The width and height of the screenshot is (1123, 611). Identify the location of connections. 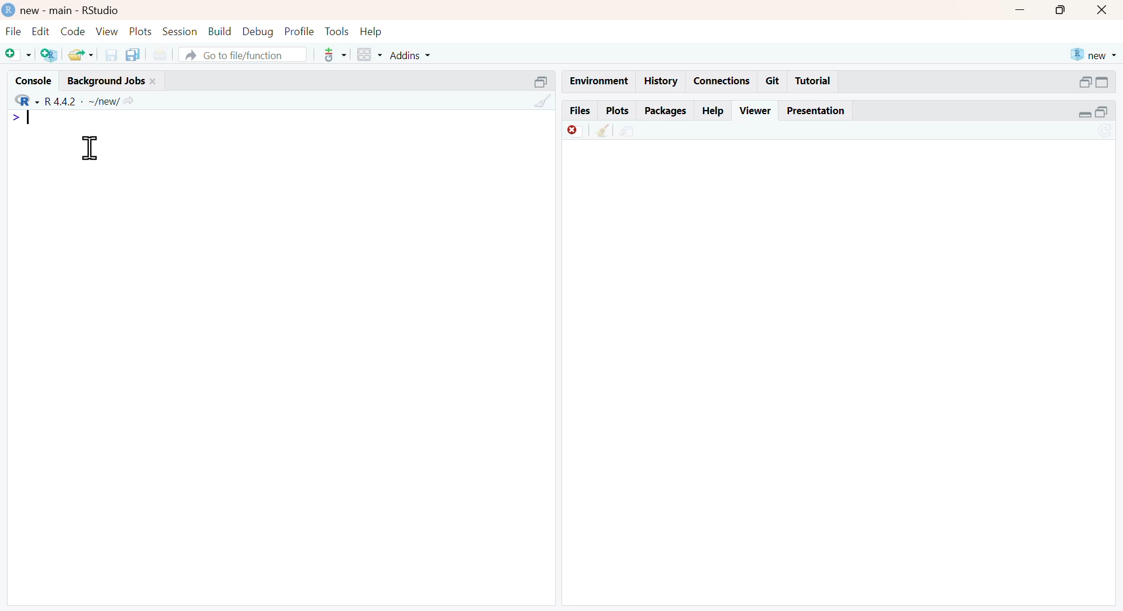
(722, 81).